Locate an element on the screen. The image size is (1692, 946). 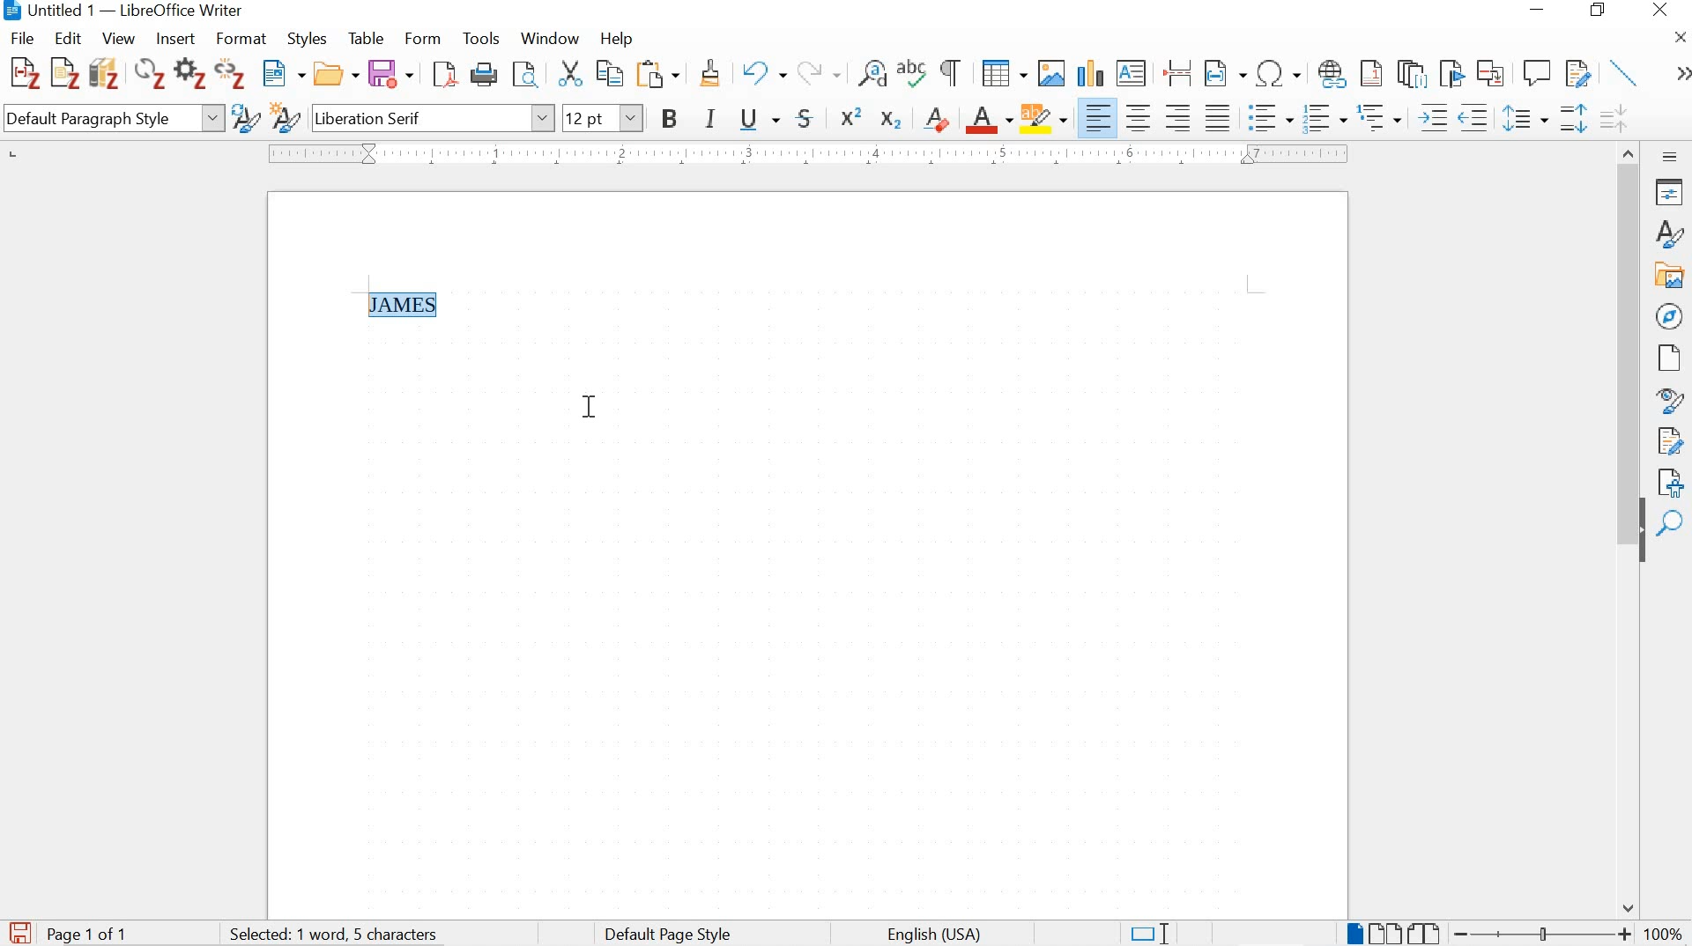
hide sidebar is located at coordinates (1641, 540).